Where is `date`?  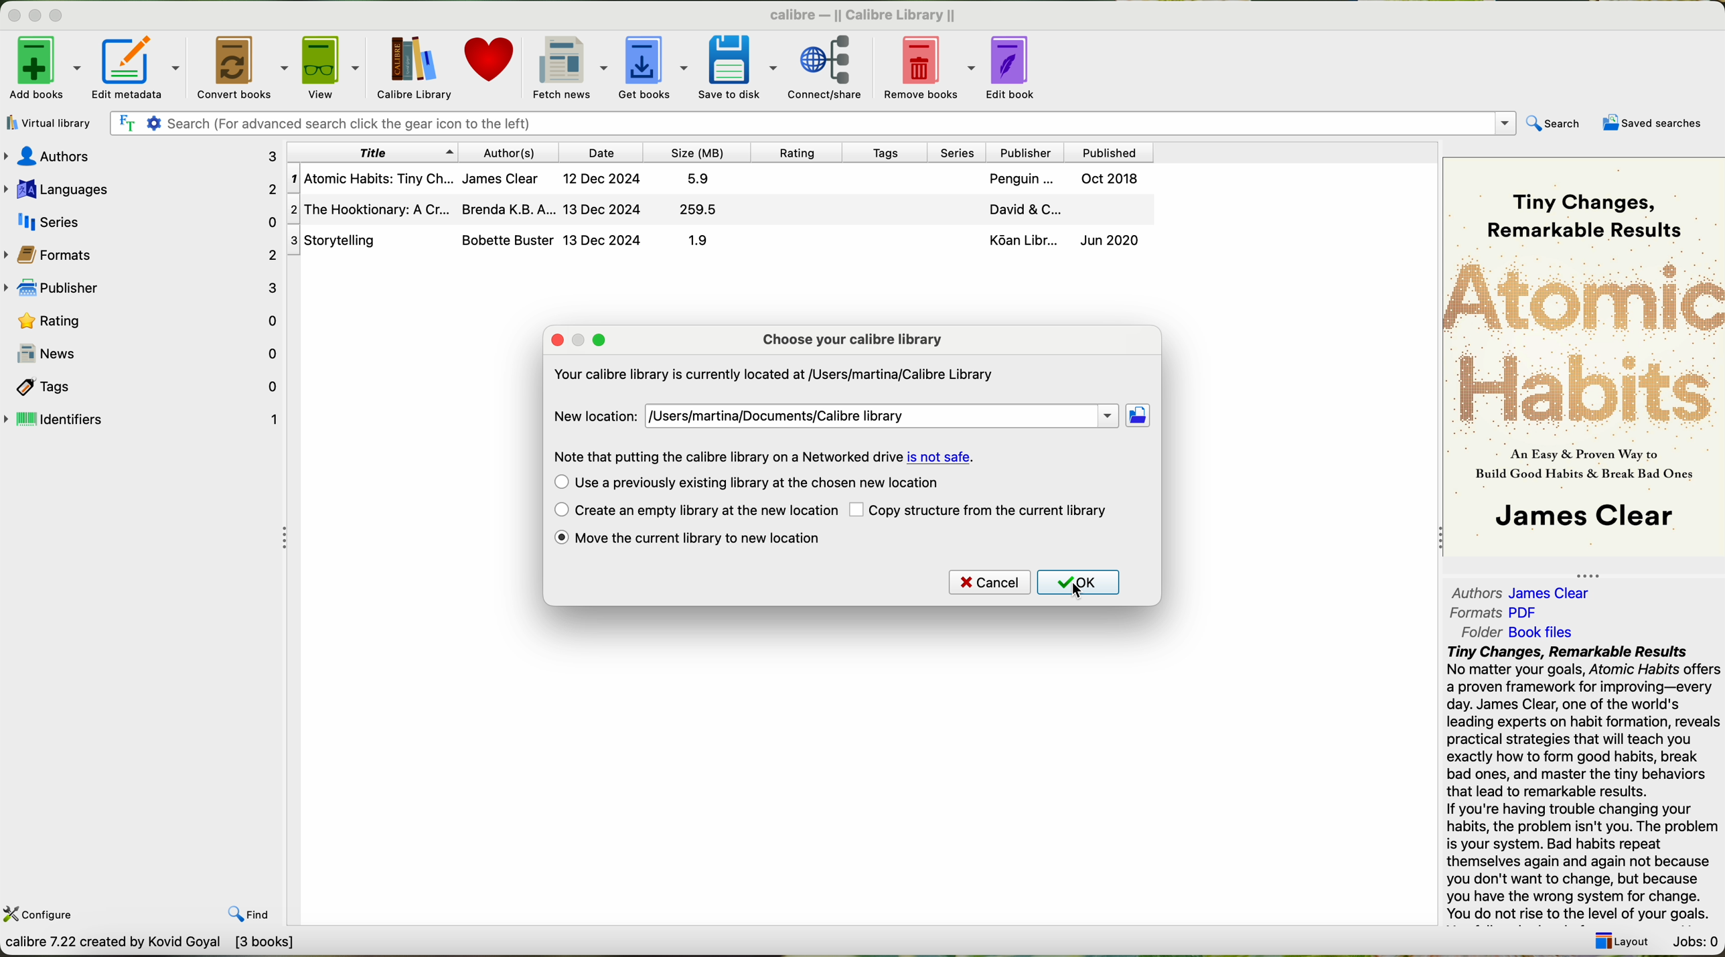
date is located at coordinates (605, 152).